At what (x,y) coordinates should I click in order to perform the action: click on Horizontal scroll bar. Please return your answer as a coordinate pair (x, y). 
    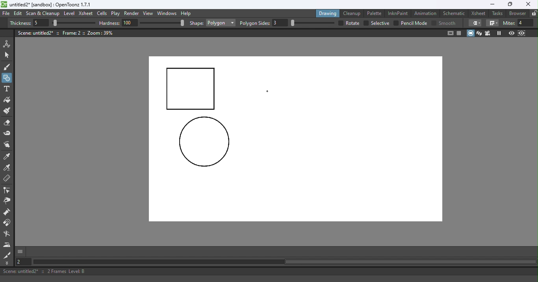
    Looking at the image, I should click on (284, 262).